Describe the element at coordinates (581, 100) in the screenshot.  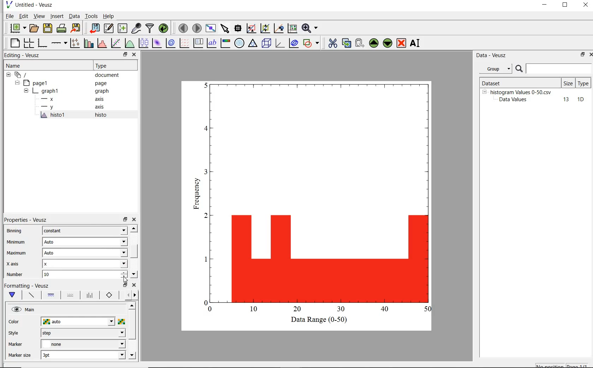
I see `10` at that location.